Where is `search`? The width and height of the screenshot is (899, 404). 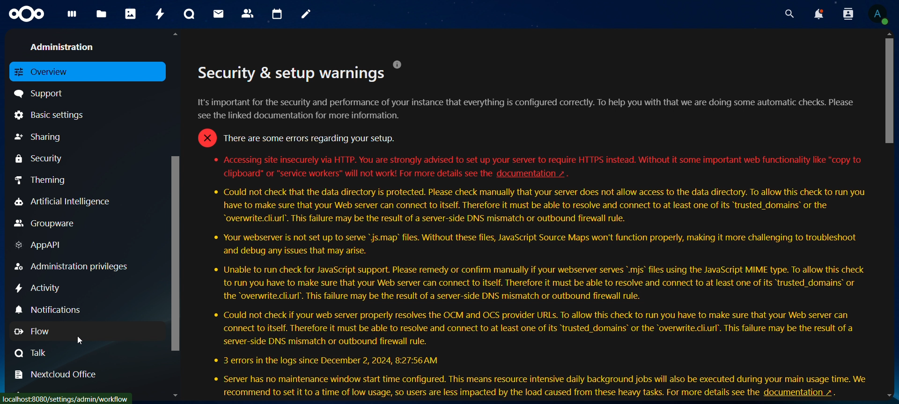 search is located at coordinates (787, 14).